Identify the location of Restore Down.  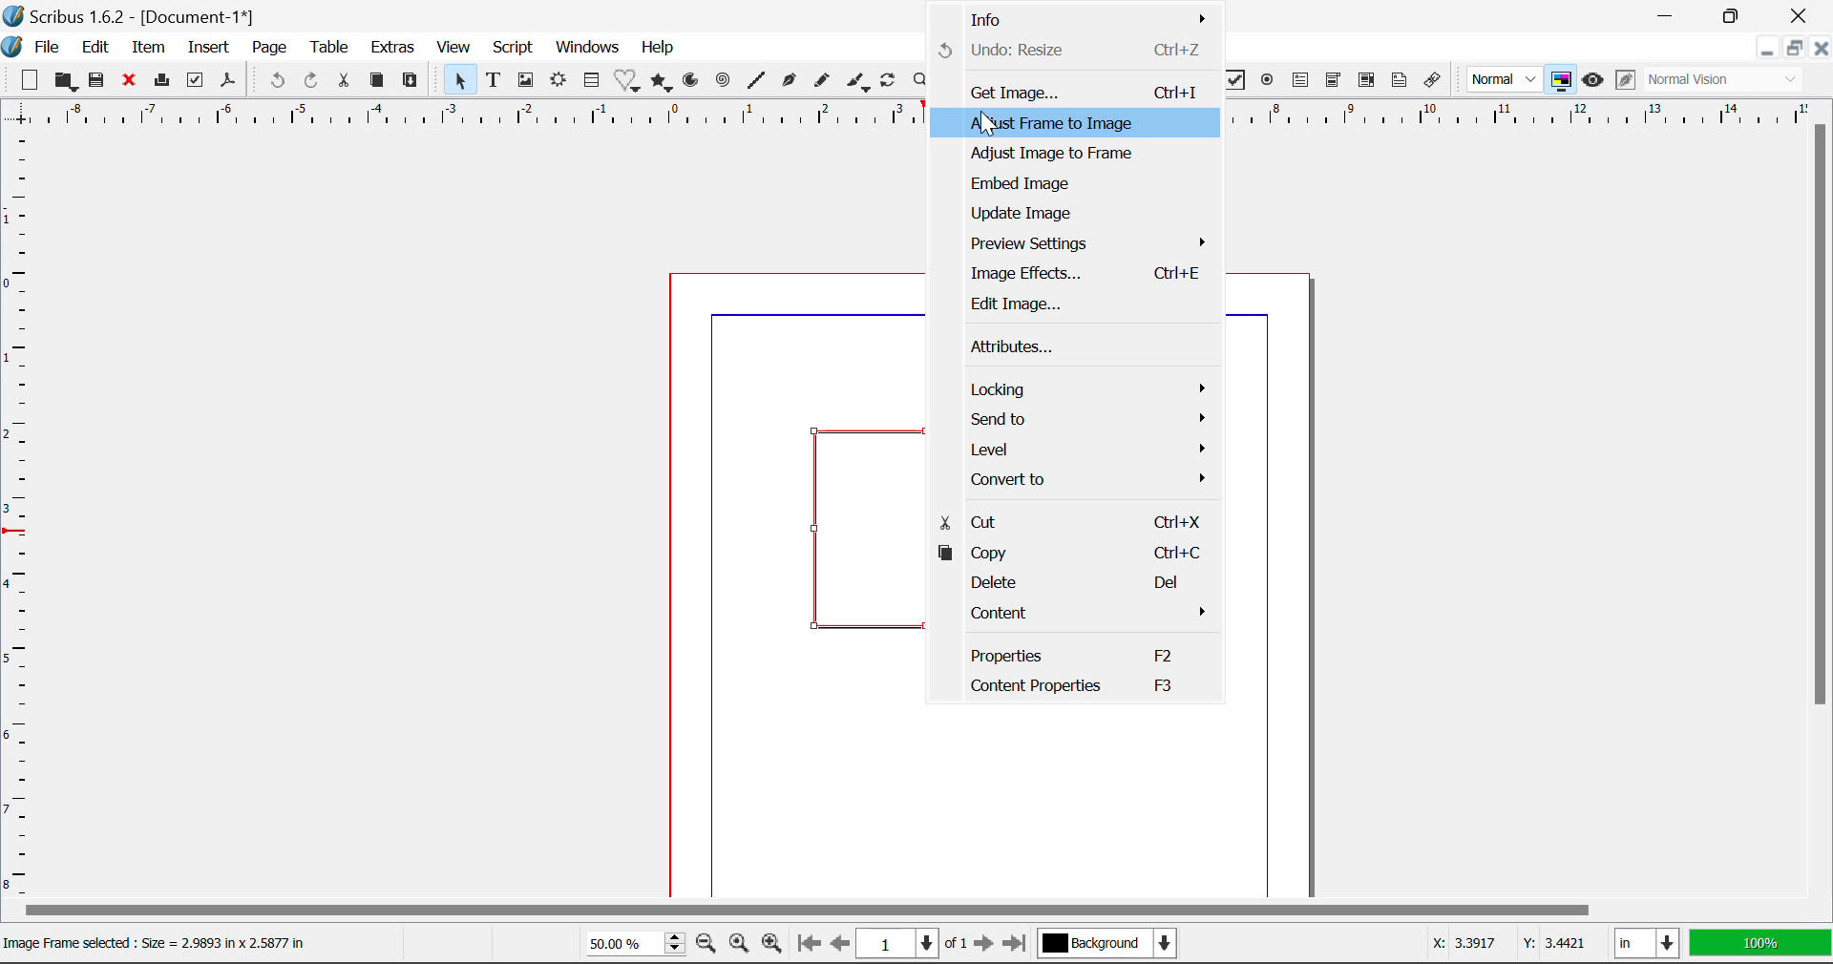
(1671, 16).